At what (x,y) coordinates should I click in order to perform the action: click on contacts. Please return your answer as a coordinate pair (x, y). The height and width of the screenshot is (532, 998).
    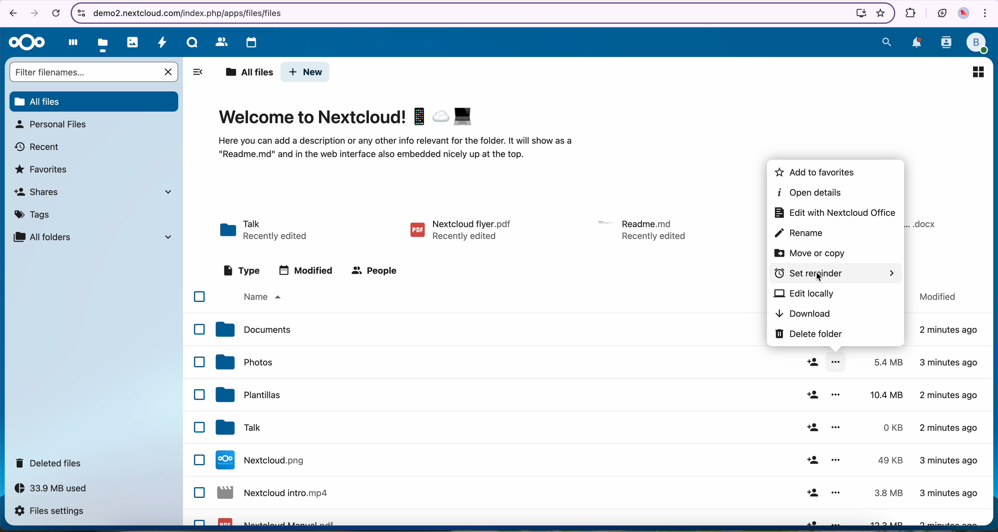
    Looking at the image, I should click on (219, 41).